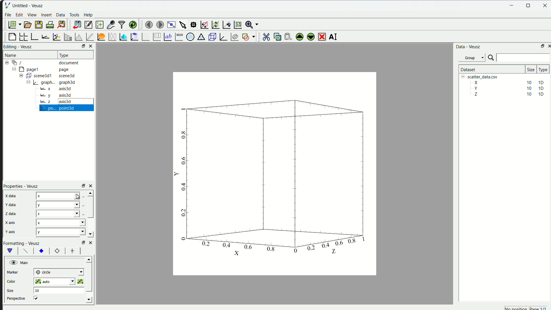  I want to click on Image color bar, so click(179, 36).